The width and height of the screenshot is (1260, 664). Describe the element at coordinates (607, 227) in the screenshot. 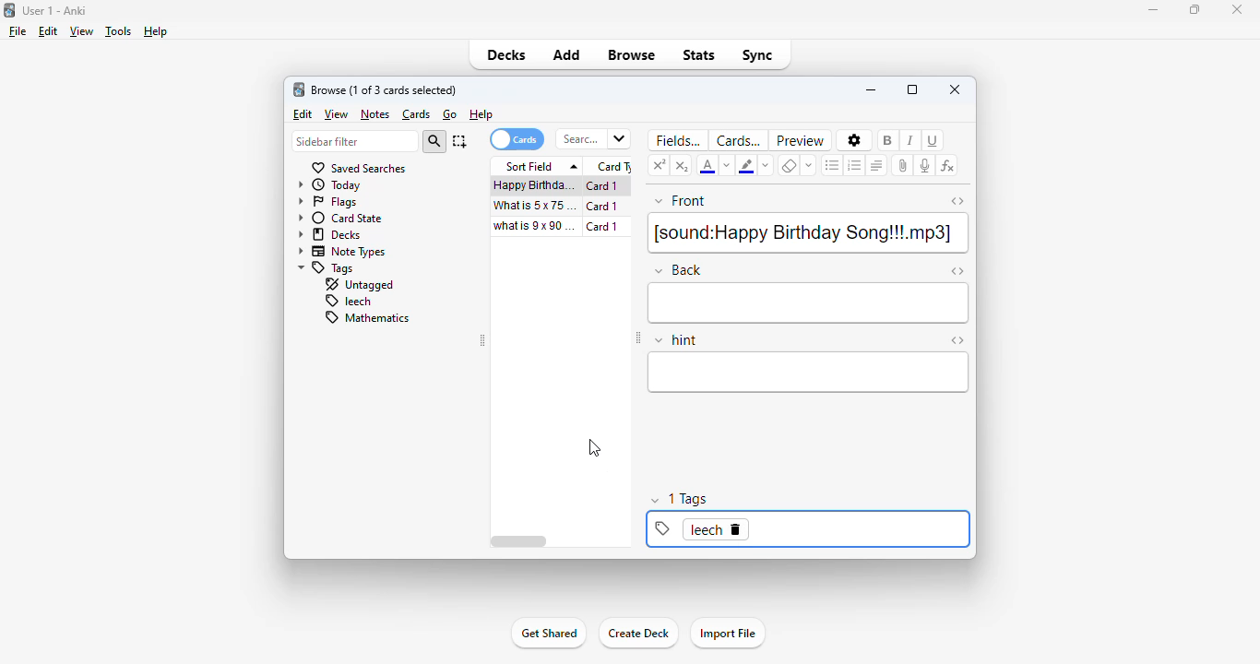

I see `card 1` at that location.